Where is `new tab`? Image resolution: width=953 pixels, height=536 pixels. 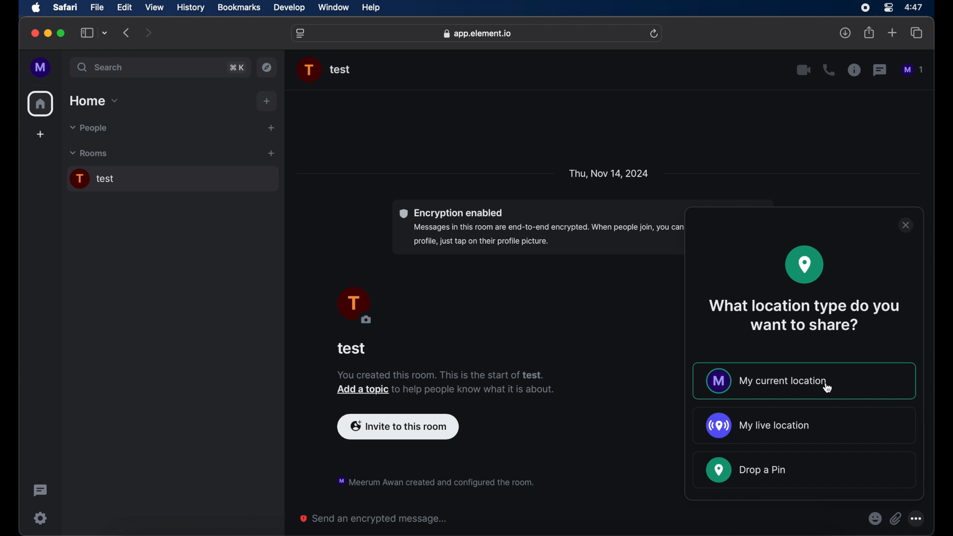
new tab is located at coordinates (892, 33).